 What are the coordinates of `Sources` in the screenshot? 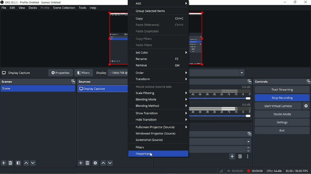 It's located at (101, 82).